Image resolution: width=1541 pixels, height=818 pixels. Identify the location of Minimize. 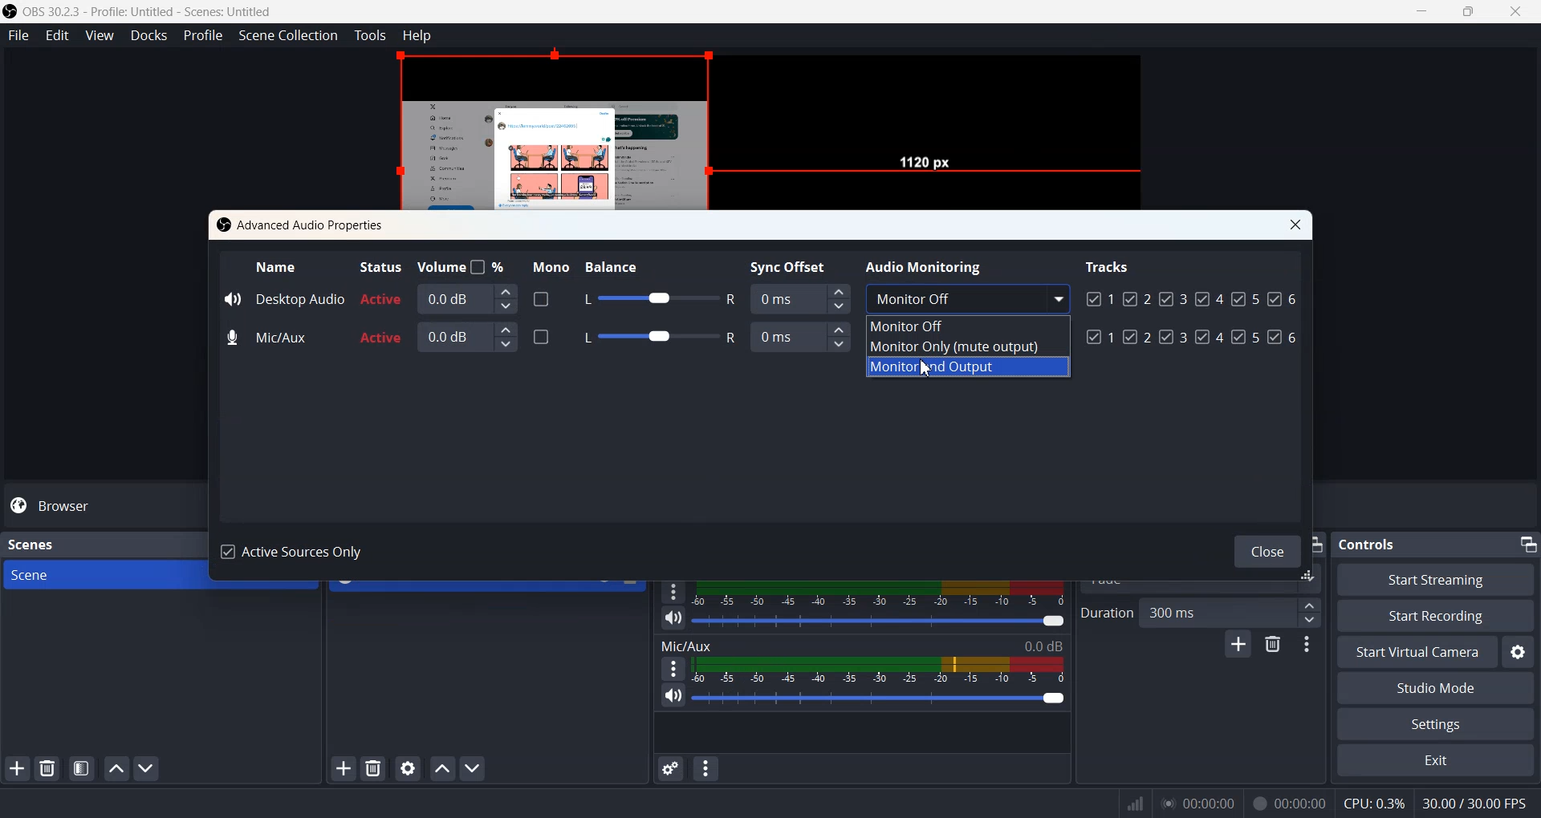
(1527, 541).